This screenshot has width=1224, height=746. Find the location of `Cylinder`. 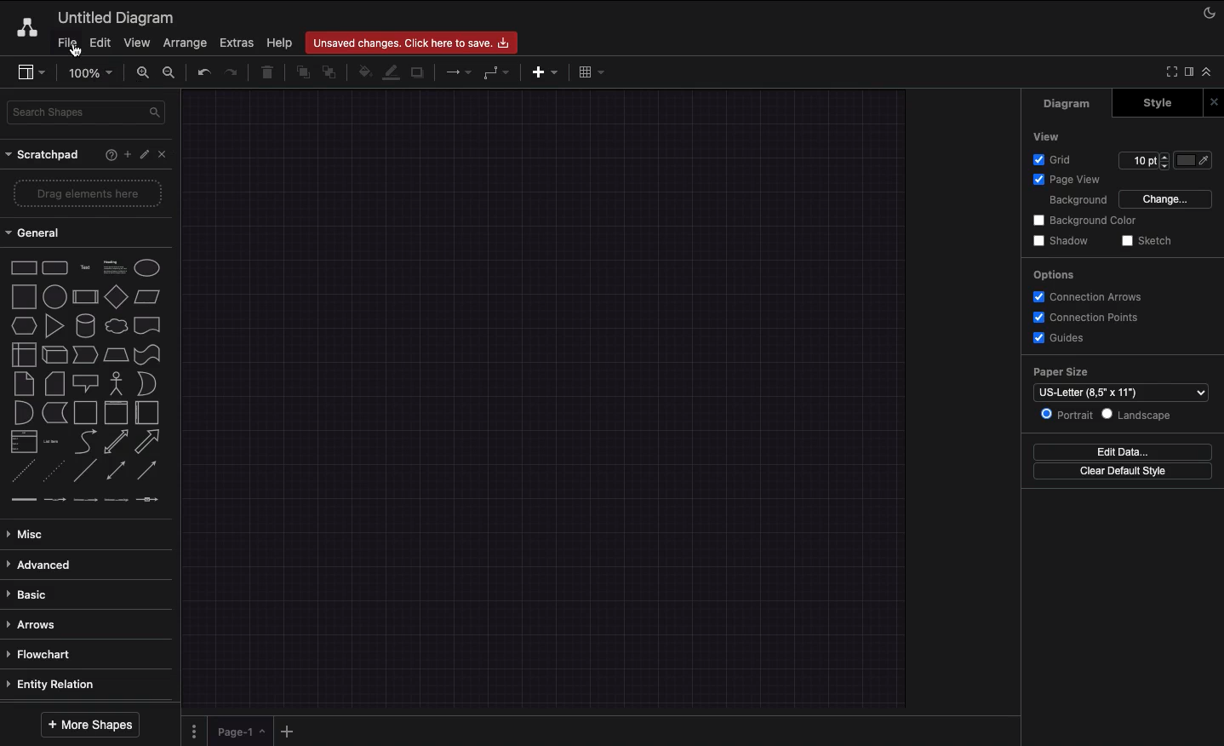

Cylinder is located at coordinates (85, 326).